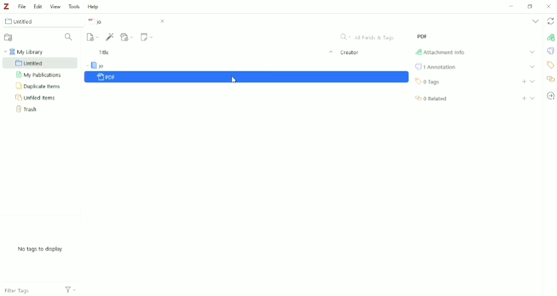 This screenshot has width=557, height=296. Describe the element at coordinates (30, 109) in the screenshot. I see `Trash` at that location.